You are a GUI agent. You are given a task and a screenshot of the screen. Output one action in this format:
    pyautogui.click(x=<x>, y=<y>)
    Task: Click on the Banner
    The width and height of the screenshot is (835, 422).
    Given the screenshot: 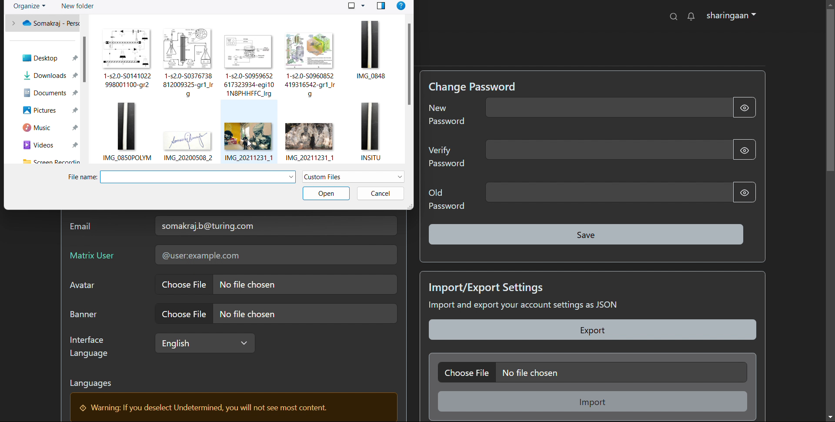 What is the action you would take?
    pyautogui.click(x=88, y=315)
    